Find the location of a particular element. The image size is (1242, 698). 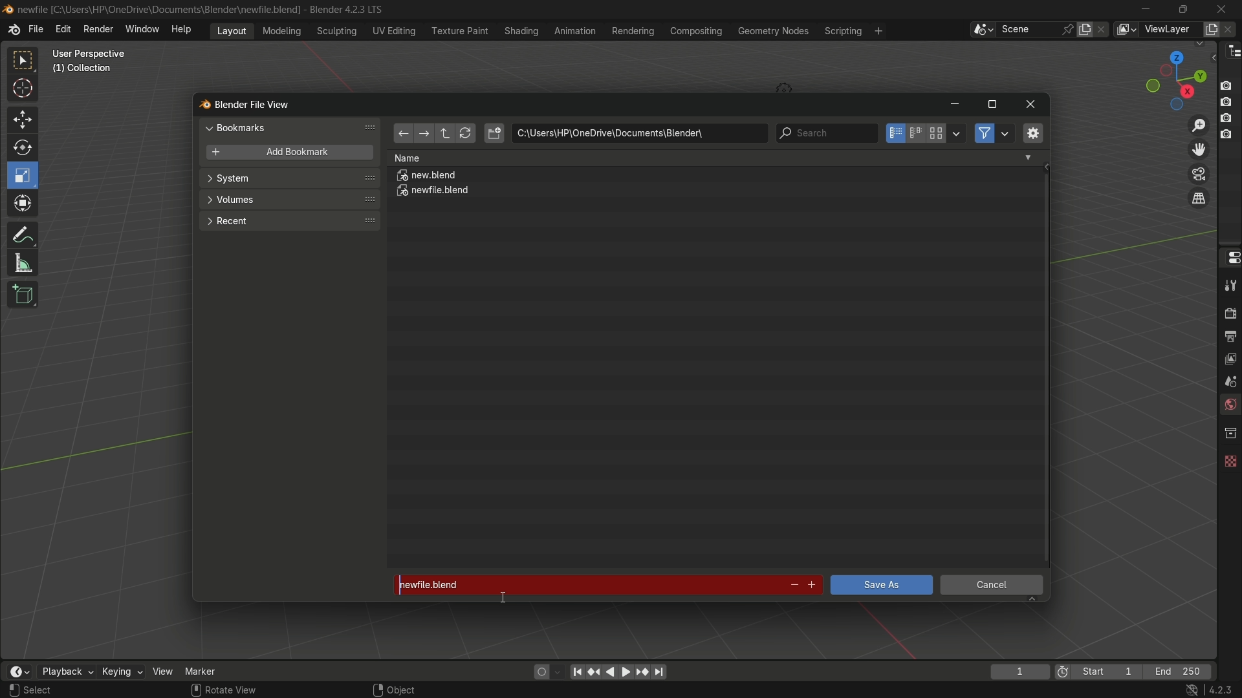

help menu is located at coordinates (184, 29).